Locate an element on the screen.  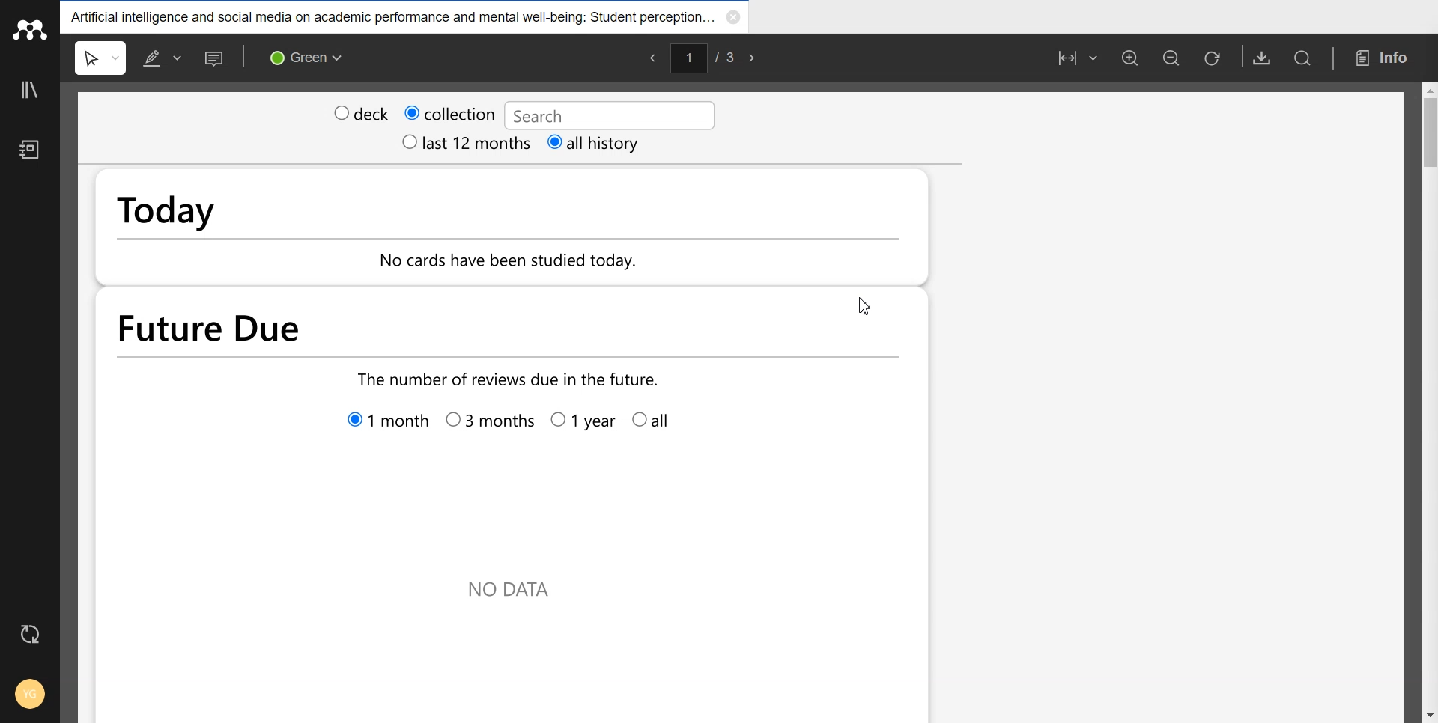
Artificial intelligence and social media on academic performance and mental well-being: Student perception... is located at coordinates (395, 16).